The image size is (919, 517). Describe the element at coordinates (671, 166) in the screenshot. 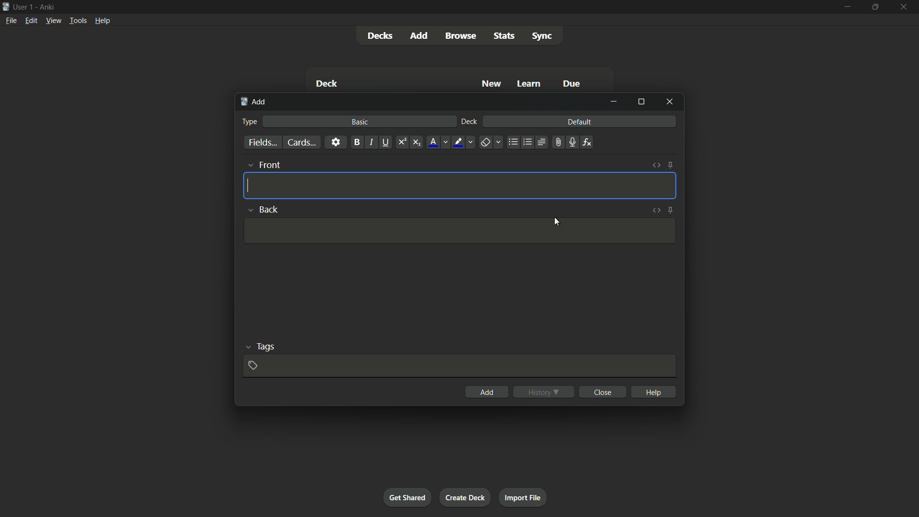

I see `toggle sticky` at that location.